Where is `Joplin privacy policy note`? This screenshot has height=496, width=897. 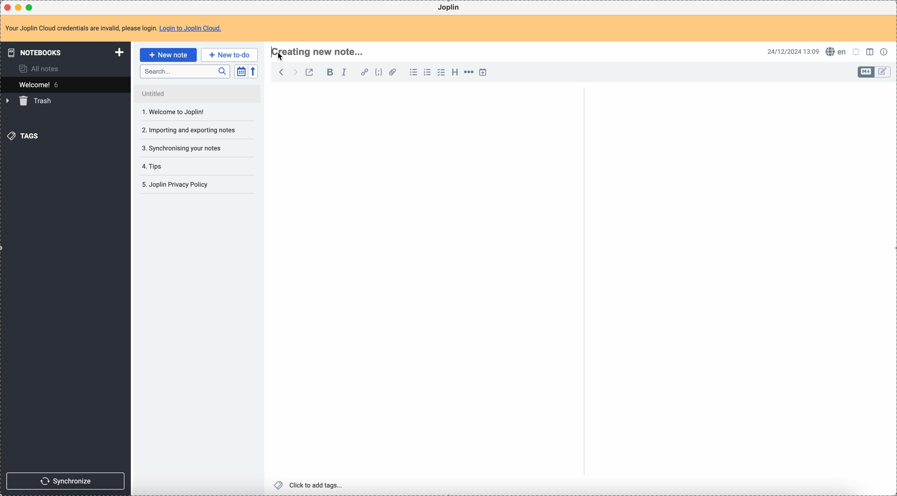
Joplin privacy policy note is located at coordinates (177, 185).